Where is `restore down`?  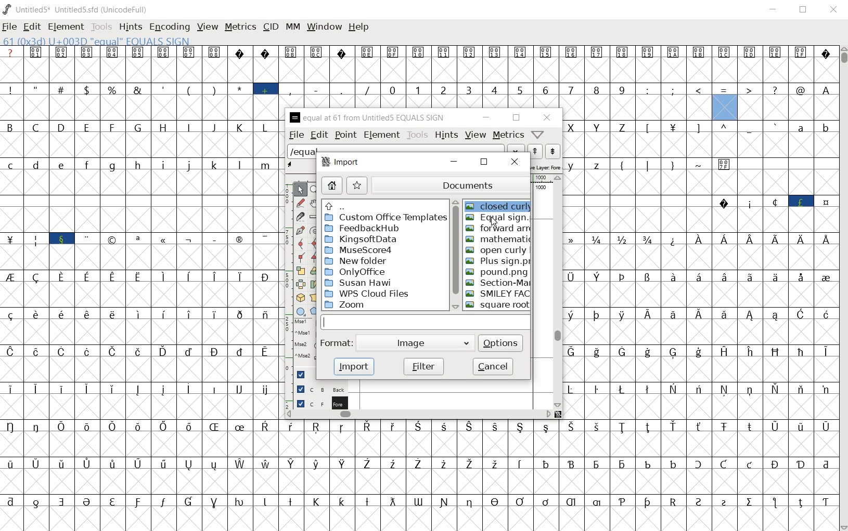 restore down is located at coordinates (516, 118).